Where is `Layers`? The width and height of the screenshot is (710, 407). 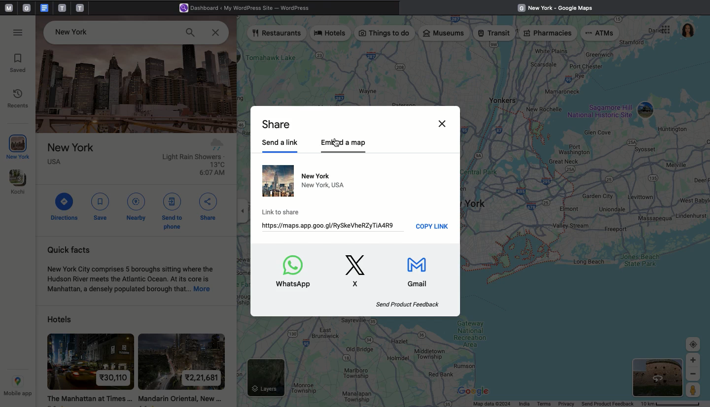 Layers is located at coordinates (265, 377).